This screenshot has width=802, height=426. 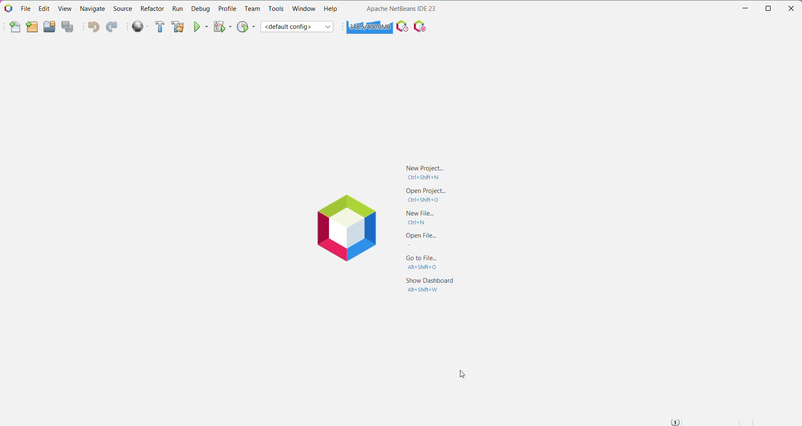 I want to click on Debug, so click(x=200, y=8).